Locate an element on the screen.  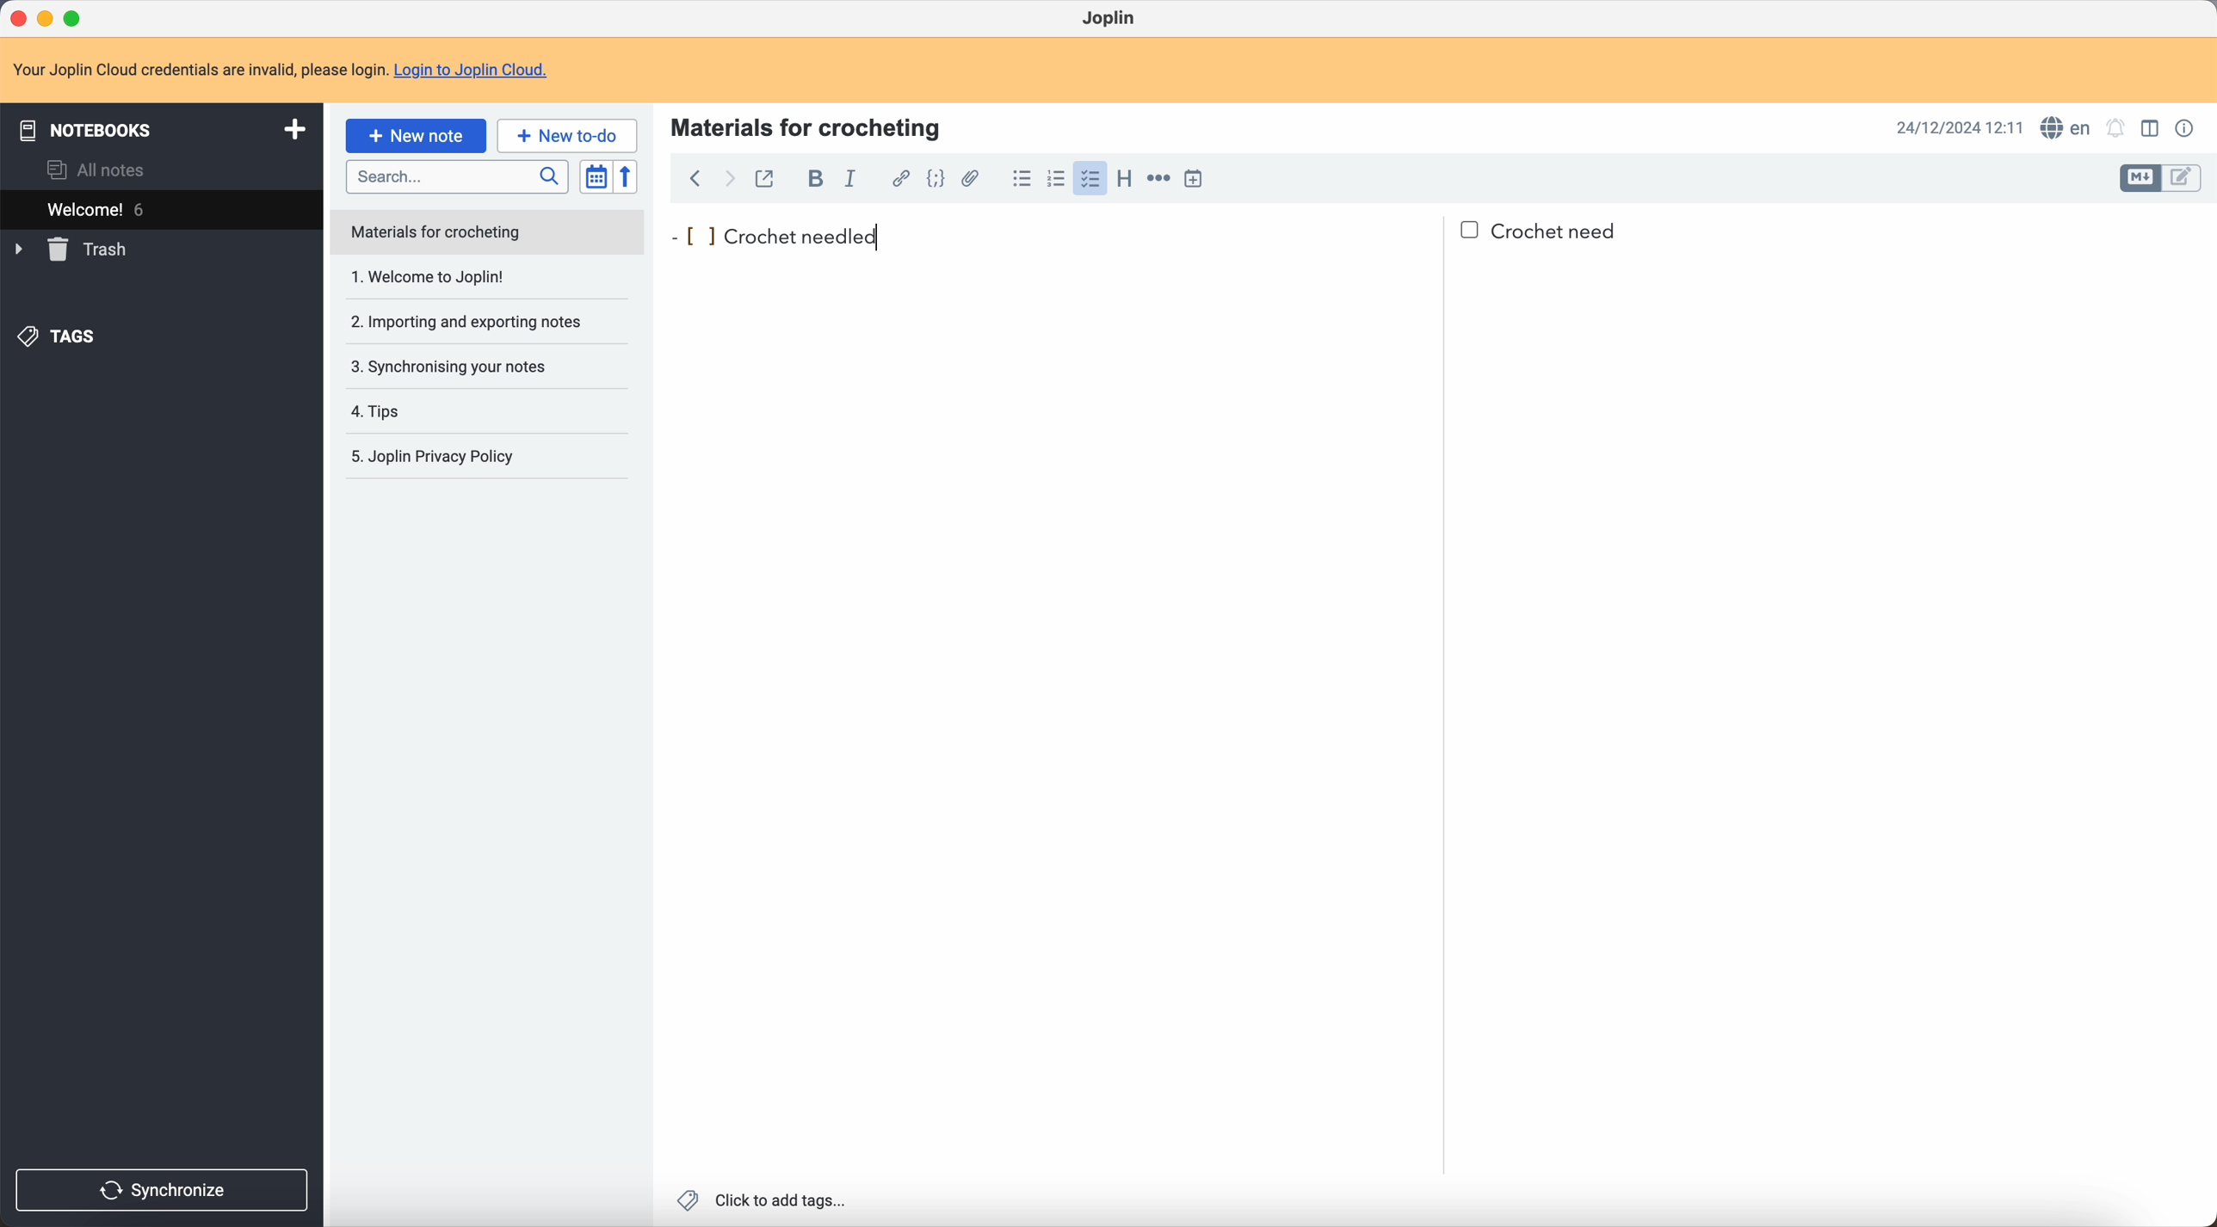
toggle sort order field is located at coordinates (595, 177).